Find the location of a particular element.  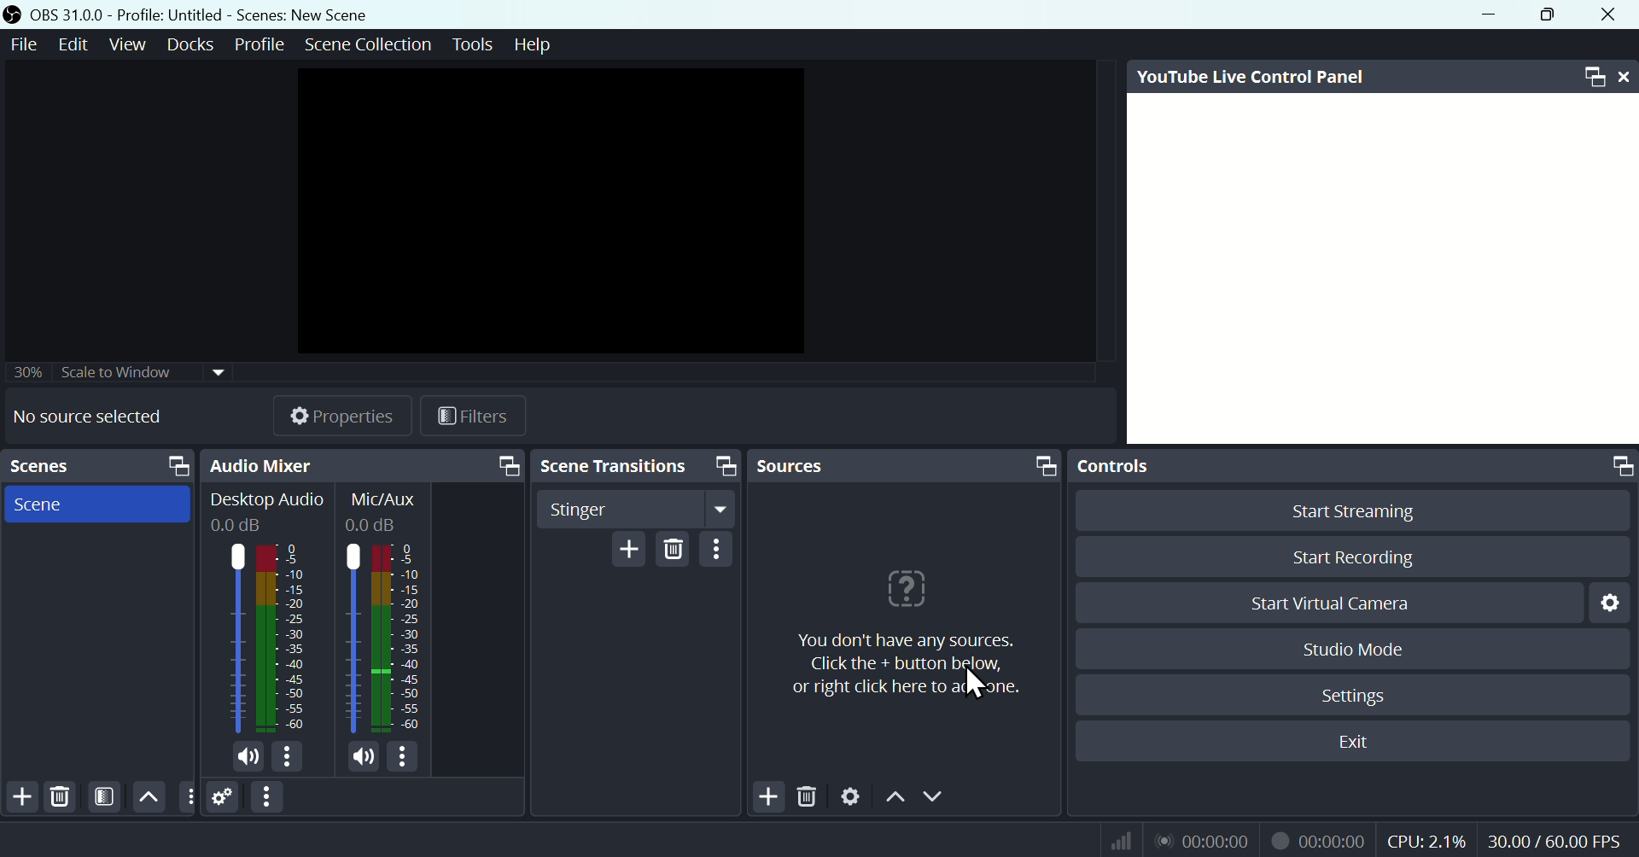

Up is located at coordinates (894, 796).